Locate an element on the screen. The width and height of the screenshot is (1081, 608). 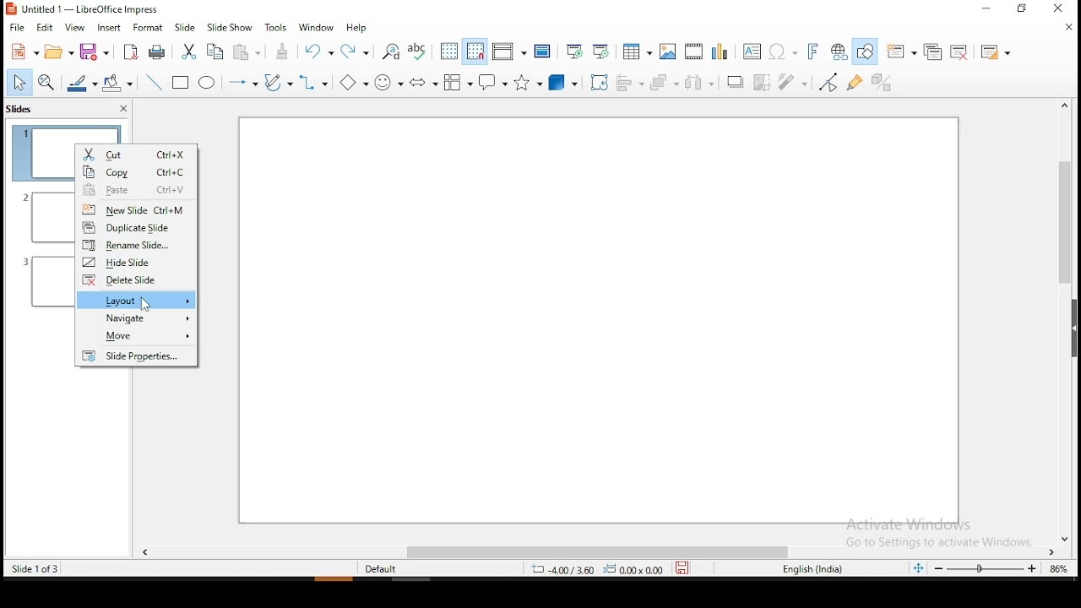
close is located at coordinates (1068, 30).